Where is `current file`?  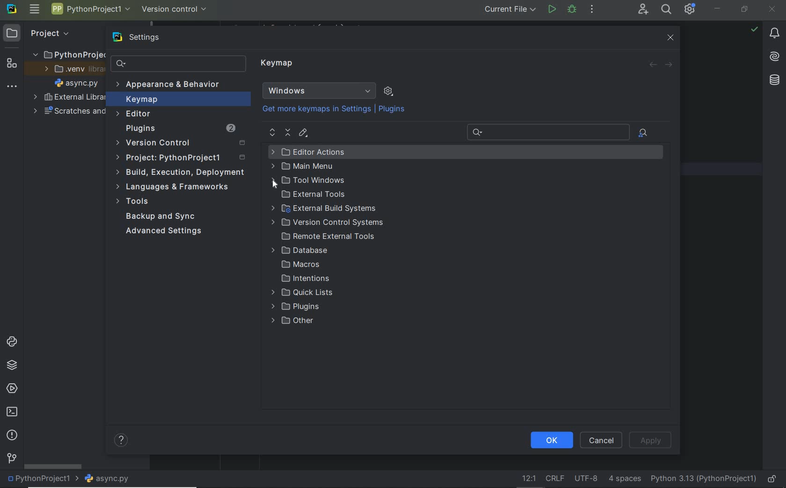
current file is located at coordinates (507, 10).